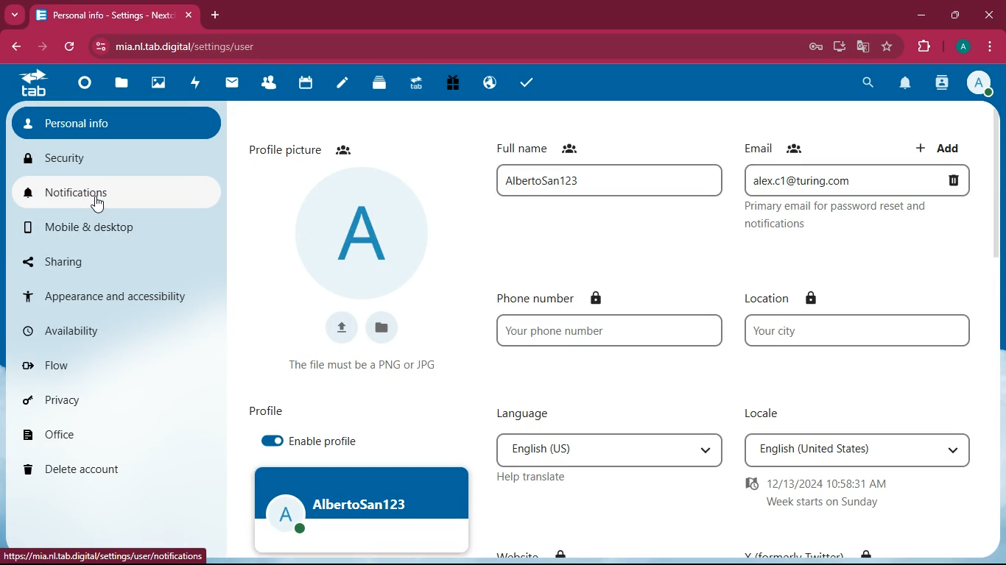  What do you see at coordinates (610, 330) in the screenshot?
I see `Your phone number` at bounding box center [610, 330].